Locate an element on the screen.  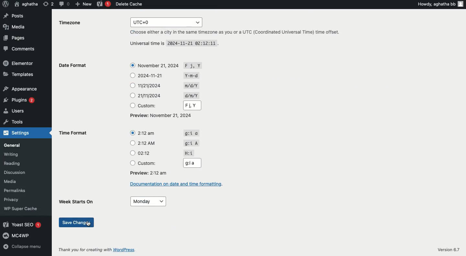
Comment is located at coordinates (63, 4).